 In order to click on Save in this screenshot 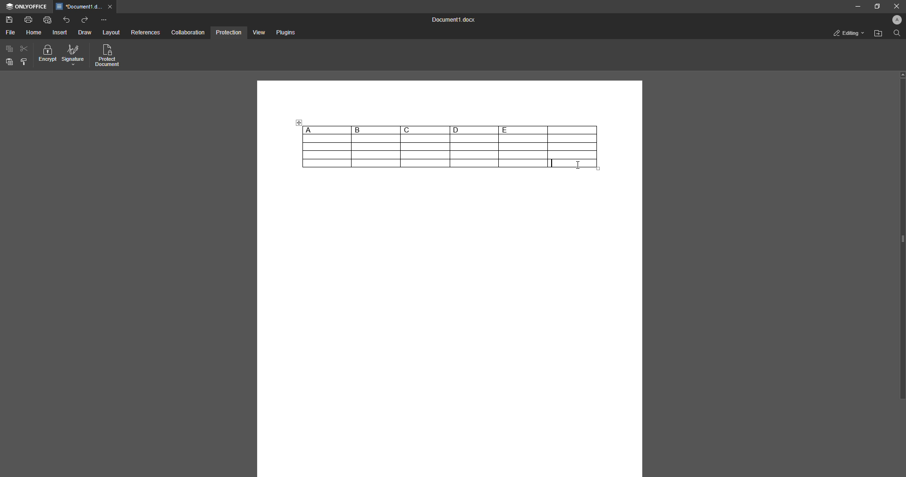, I will do `click(9, 20)`.